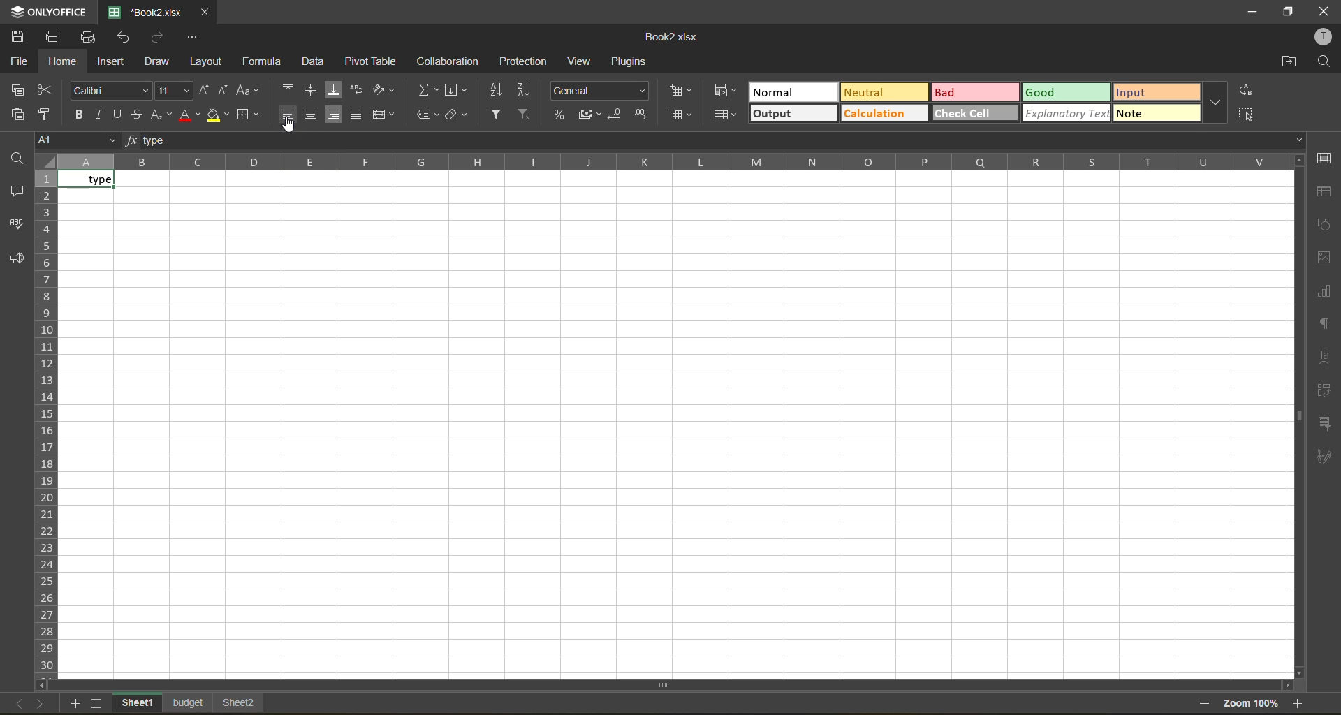  I want to click on normal, so click(793, 94).